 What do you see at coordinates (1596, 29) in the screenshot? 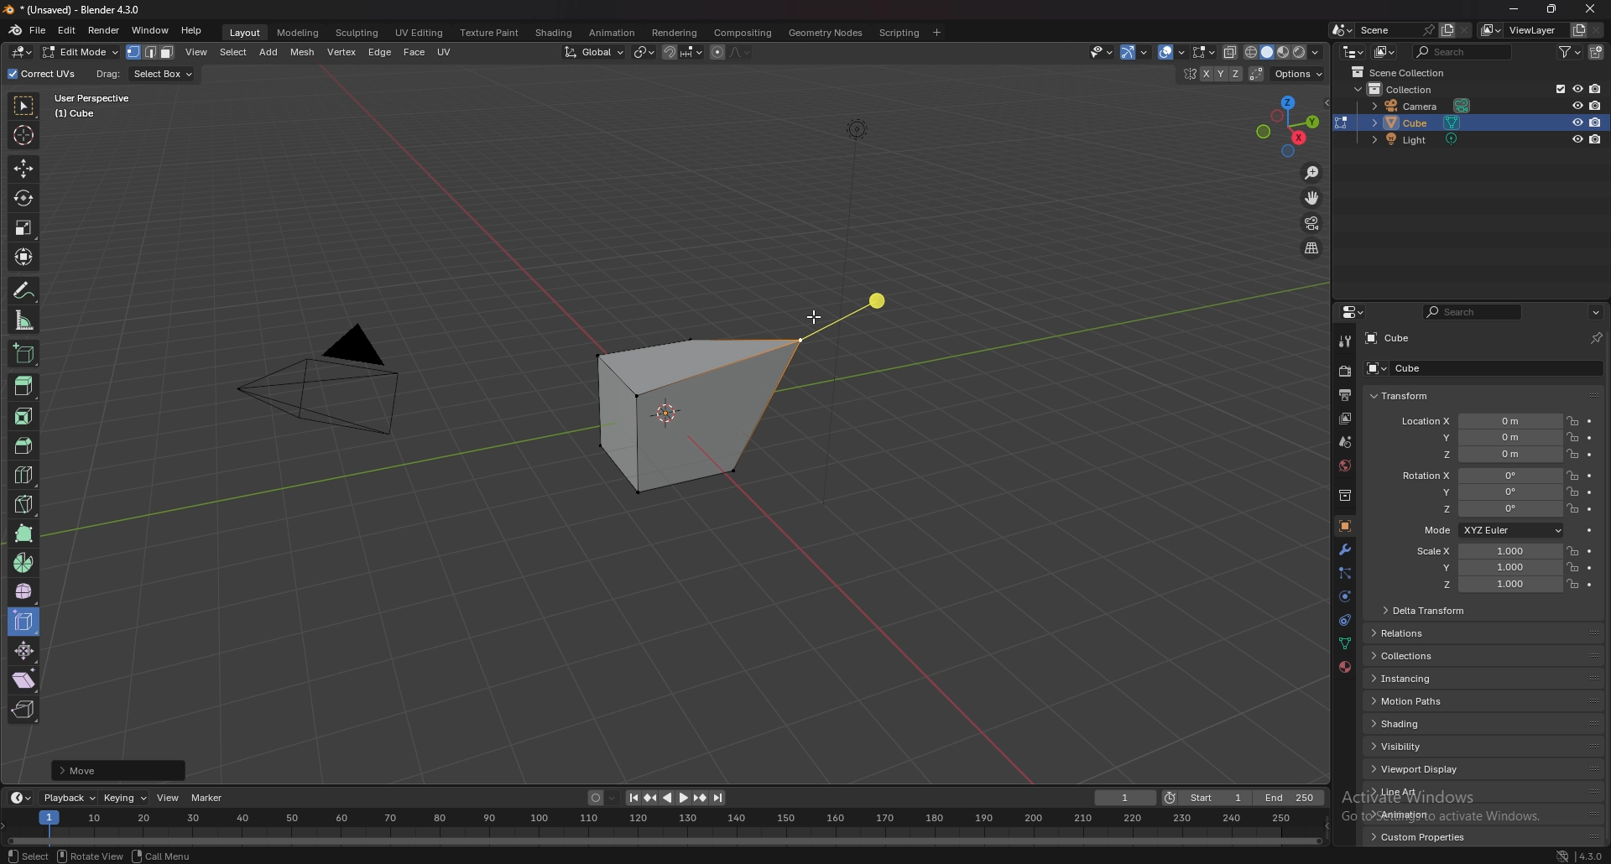
I see `remove view layer` at bounding box center [1596, 29].